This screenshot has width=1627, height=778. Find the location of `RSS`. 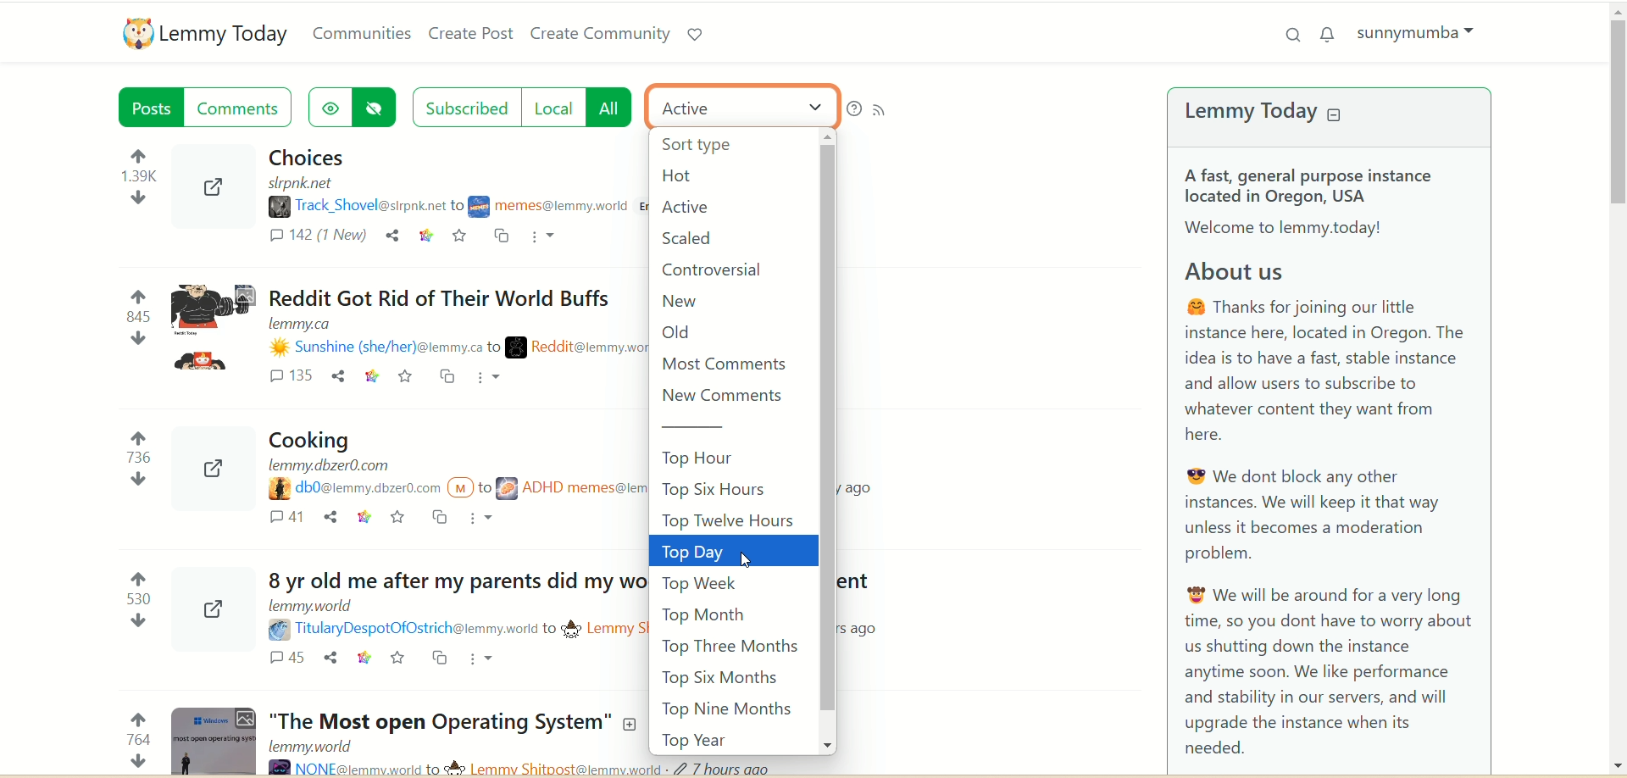

RSS is located at coordinates (886, 107).